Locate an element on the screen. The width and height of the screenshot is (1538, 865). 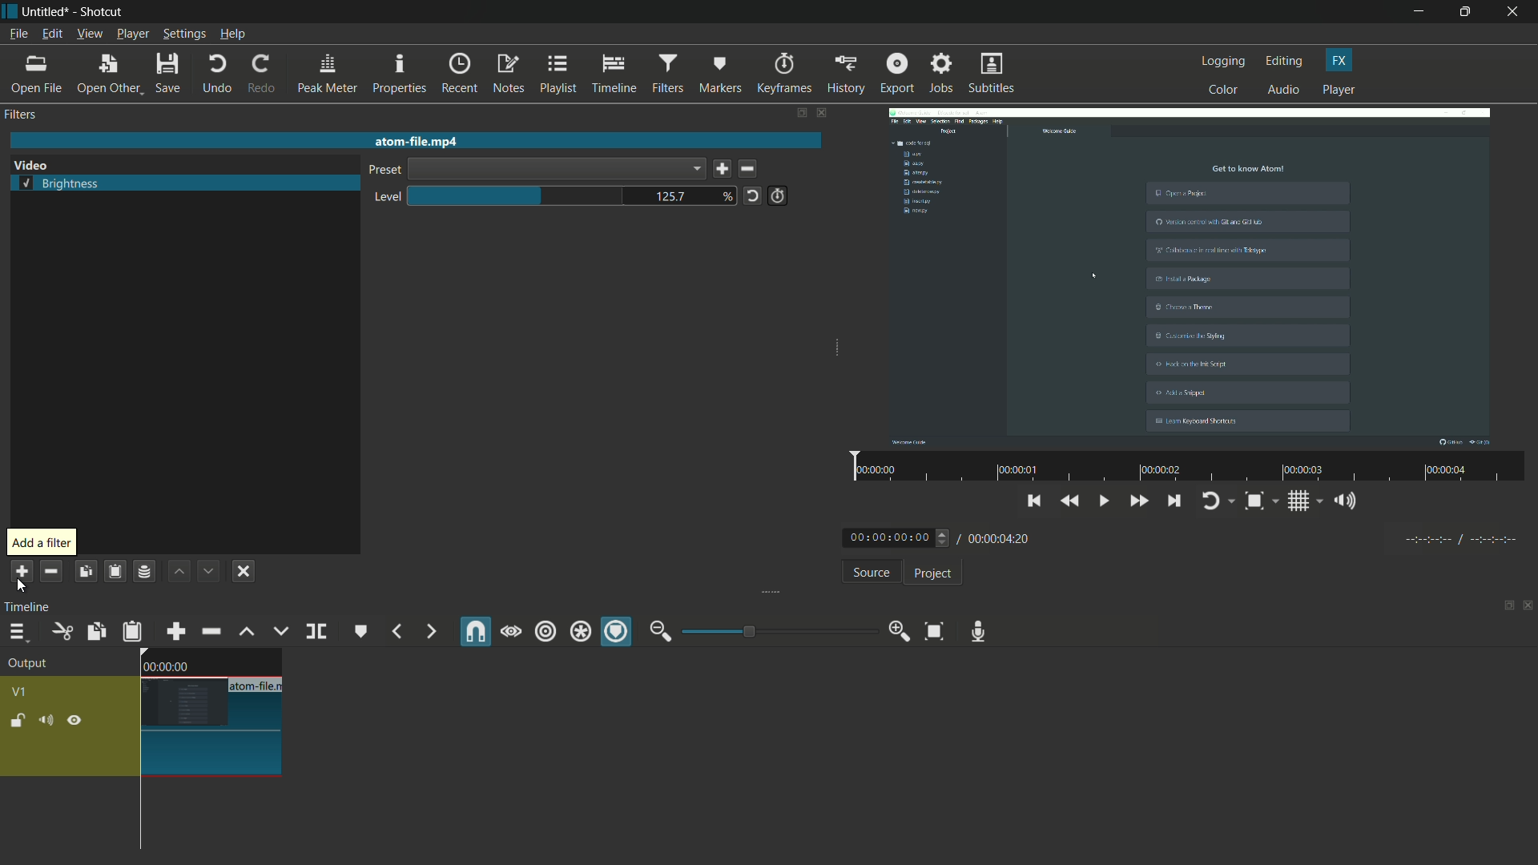
zoom out is located at coordinates (660, 631).